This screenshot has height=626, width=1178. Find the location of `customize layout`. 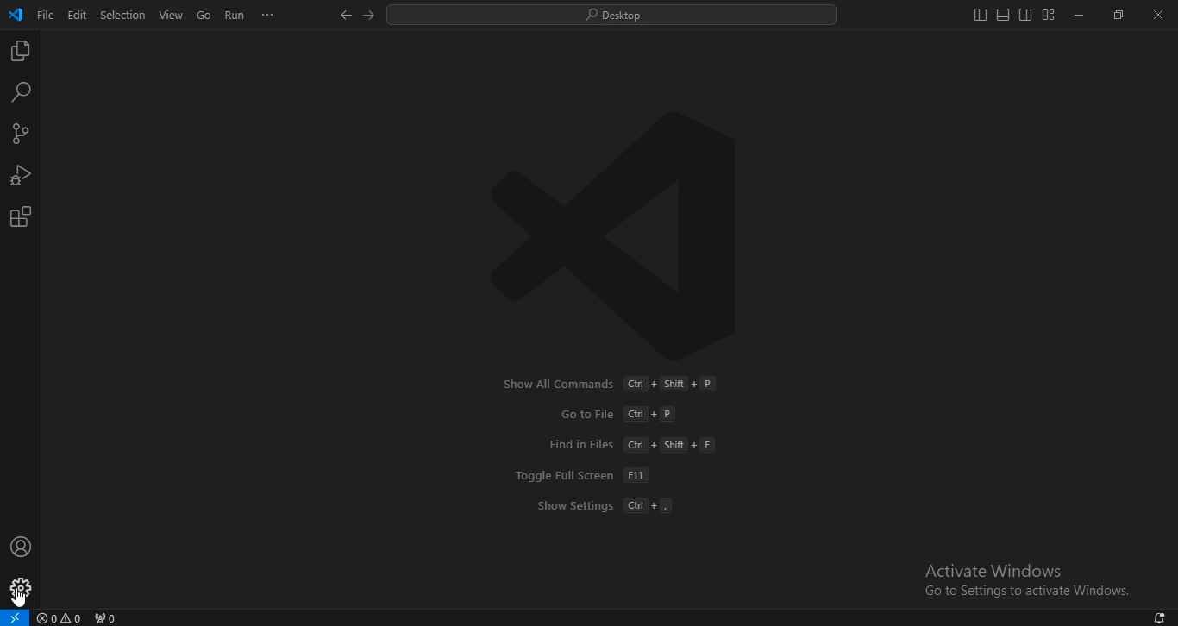

customize layout is located at coordinates (1049, 14).